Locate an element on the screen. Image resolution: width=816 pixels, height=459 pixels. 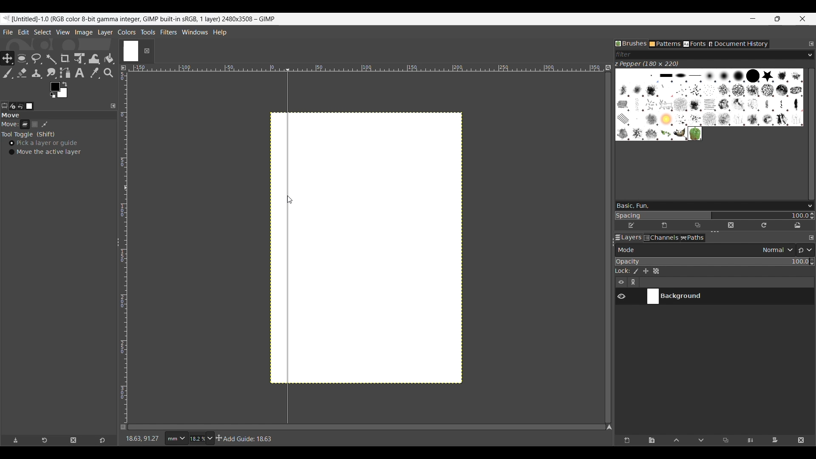
Document history tab is located at coordinates (738, 44).